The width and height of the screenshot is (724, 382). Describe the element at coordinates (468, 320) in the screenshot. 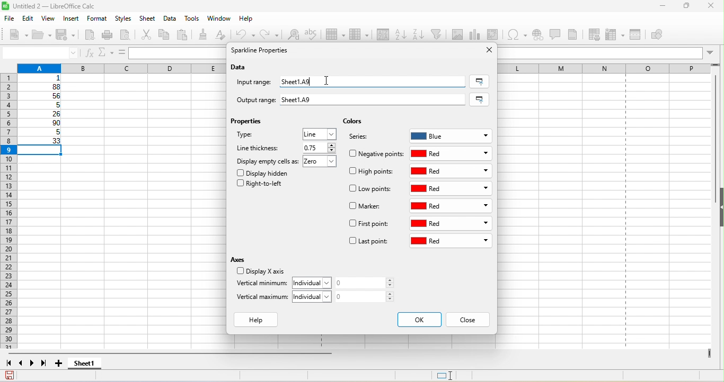

I see `close` at that location.